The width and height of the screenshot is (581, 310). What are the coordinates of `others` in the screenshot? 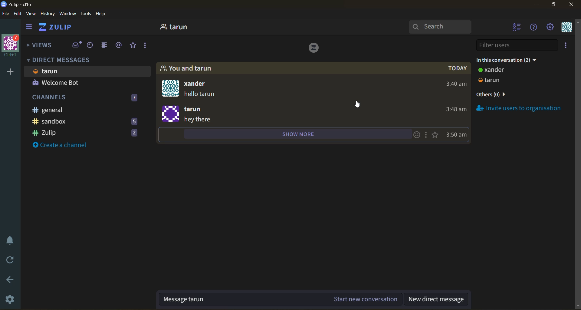 It's located at (493, 95).